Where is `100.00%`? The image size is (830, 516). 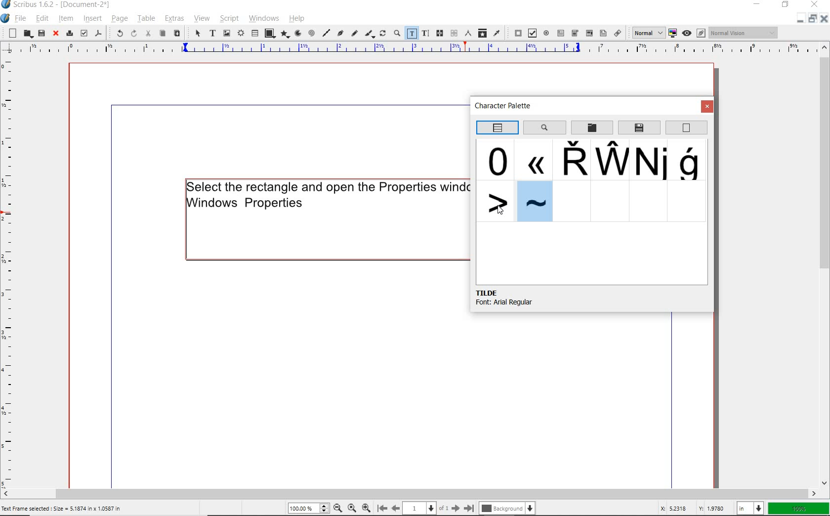
100.00% is located at coordinates (307, 508).